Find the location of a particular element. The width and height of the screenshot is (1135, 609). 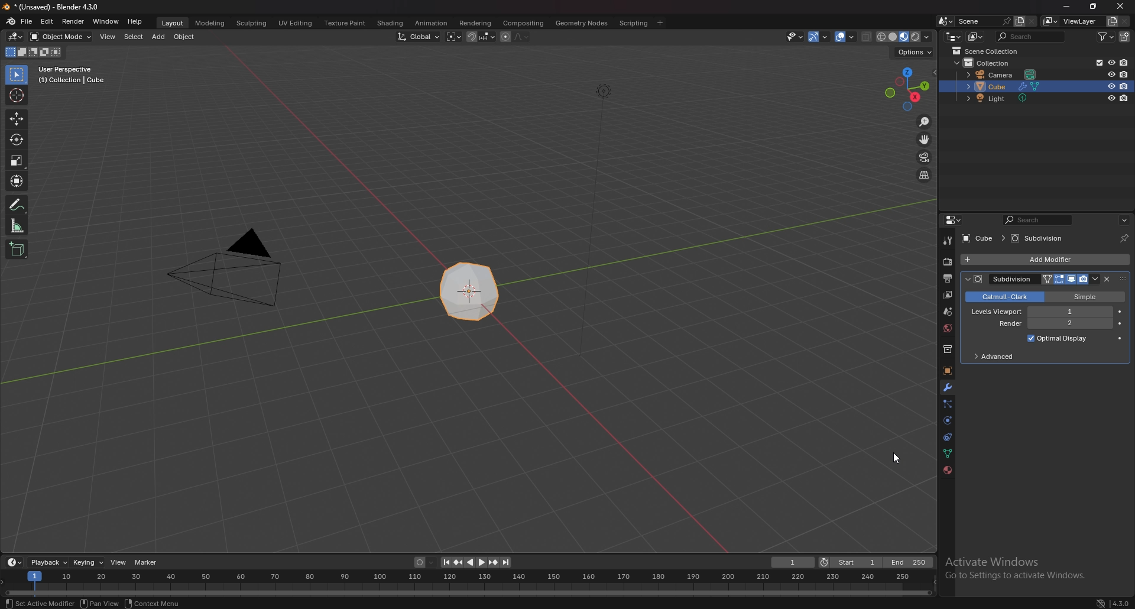

hide in viewport is located at coordinates (1111, 62).